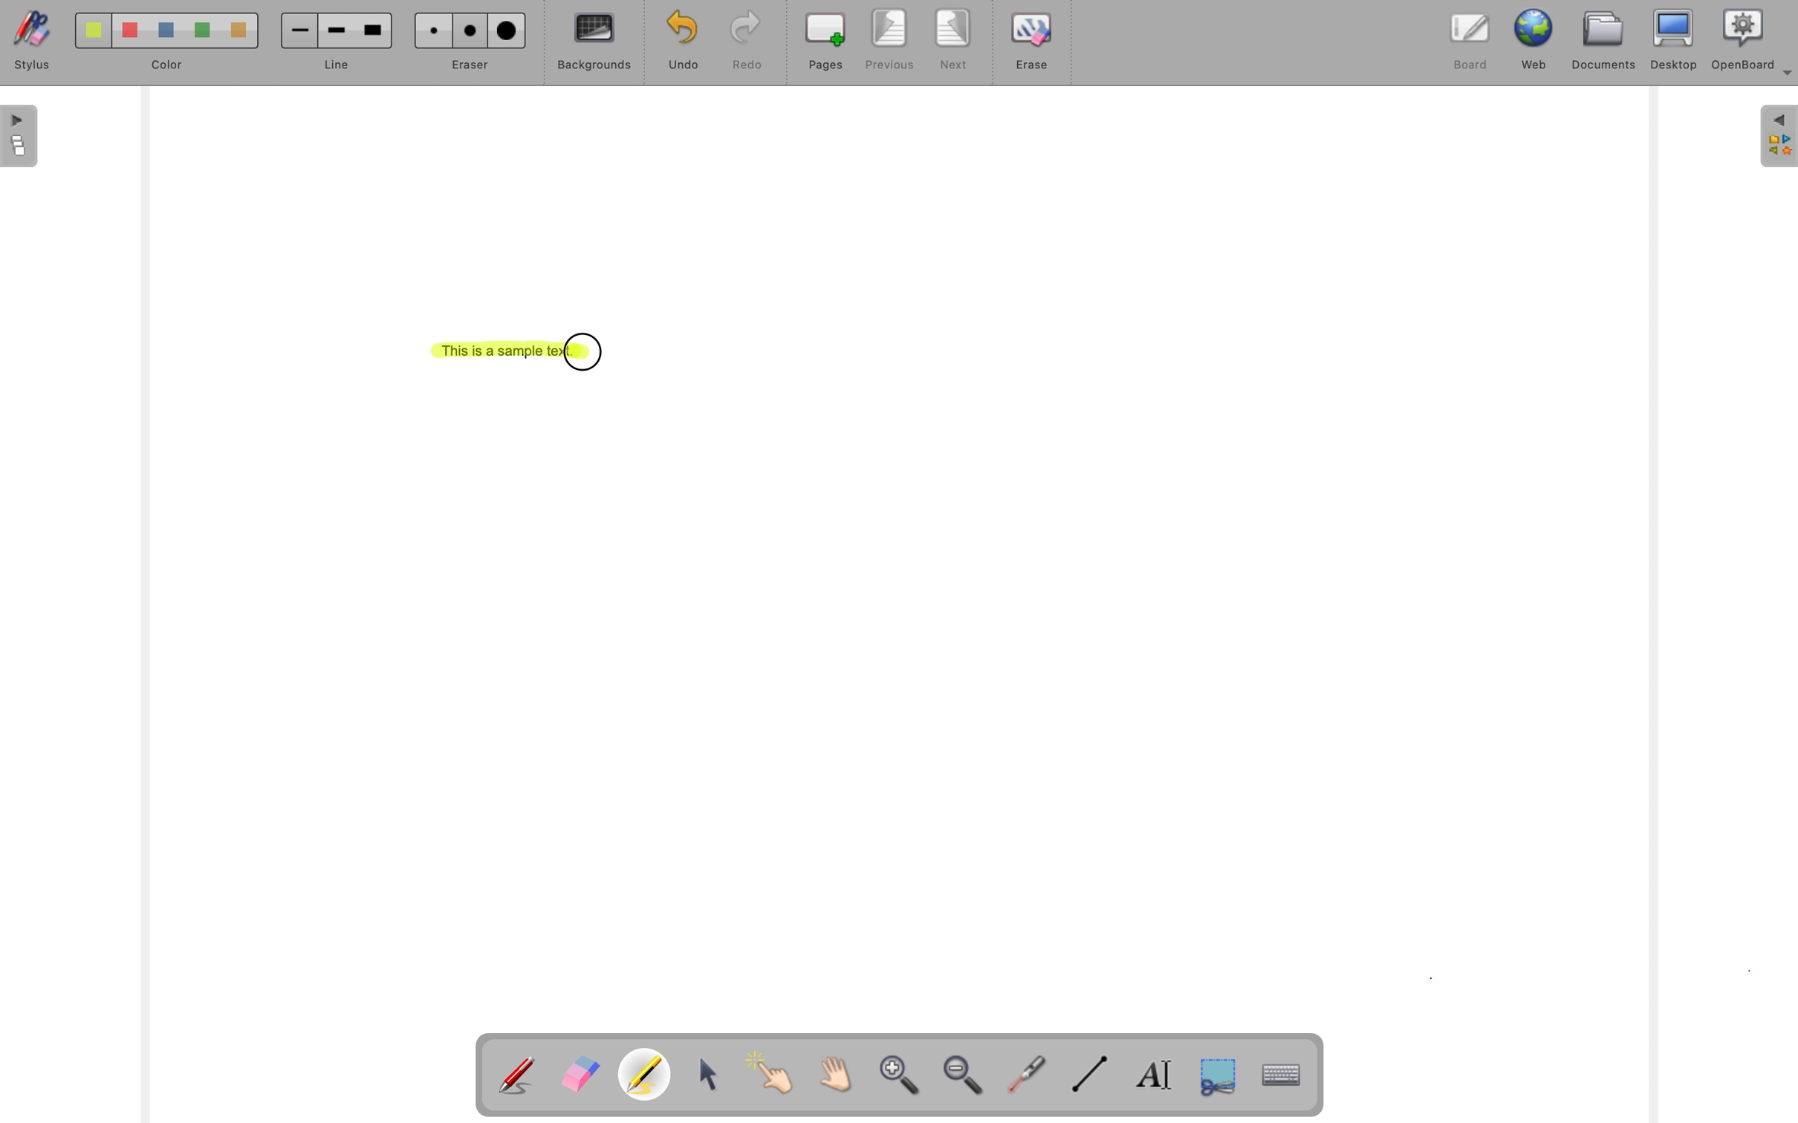  I want to click on Scroll page, so click(838, 1070).